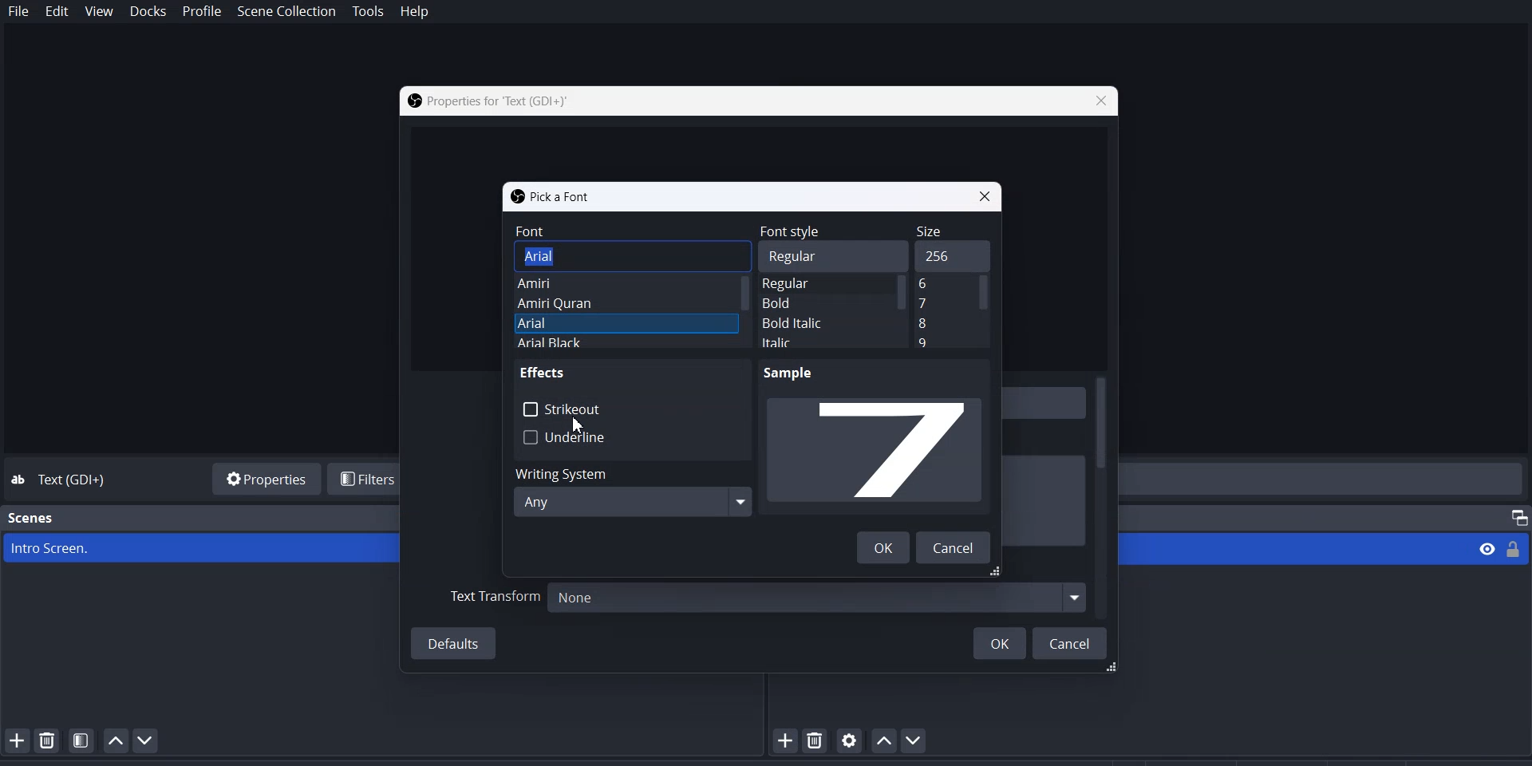 The width and height of the screenshot is (1532, 766). Describe the element at coordinates (203, 12) in the screenshot. I see `Profile` at that location.